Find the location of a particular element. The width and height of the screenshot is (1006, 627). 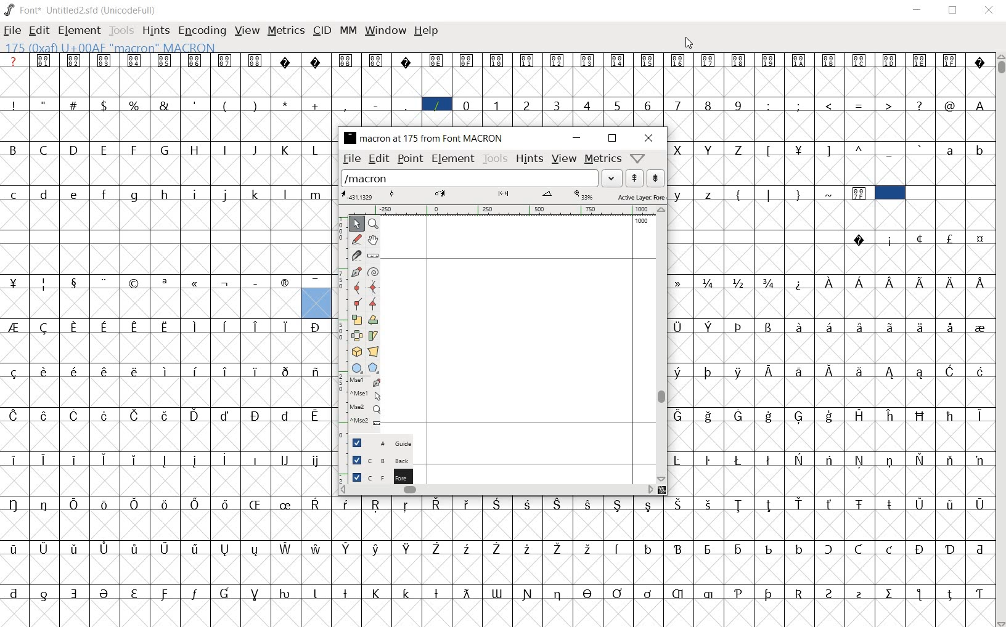

_ is located at coordinates (890, 150).